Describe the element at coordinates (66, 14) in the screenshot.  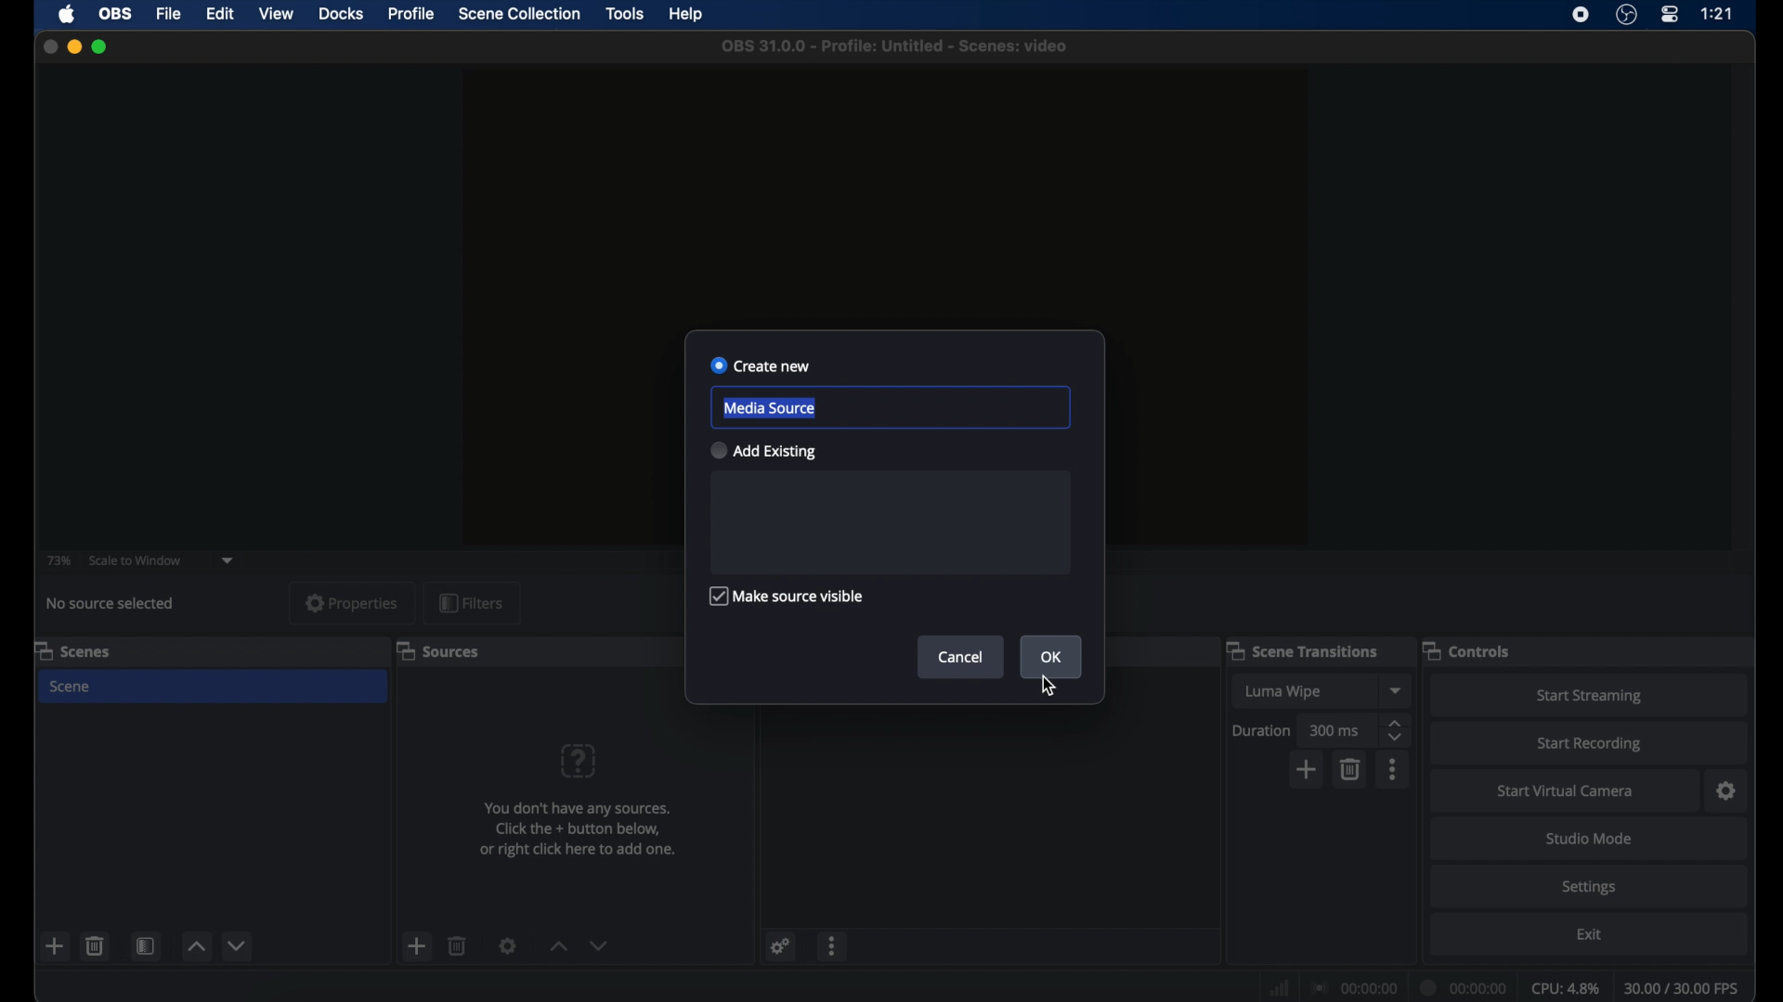
I see `apple icon` at that location.